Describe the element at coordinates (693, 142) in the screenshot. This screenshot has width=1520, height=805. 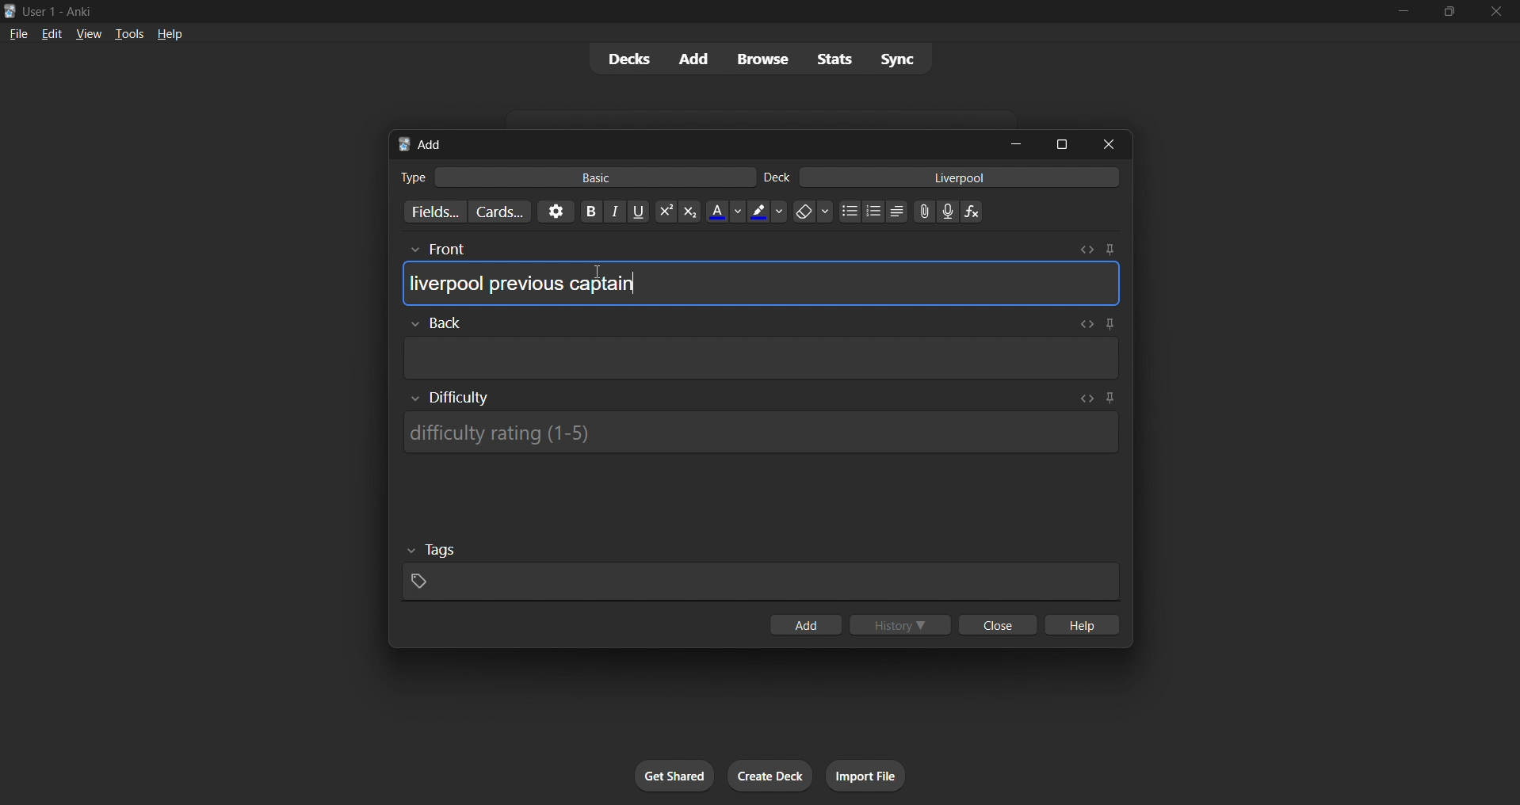
I see `add card title bar` at that location.